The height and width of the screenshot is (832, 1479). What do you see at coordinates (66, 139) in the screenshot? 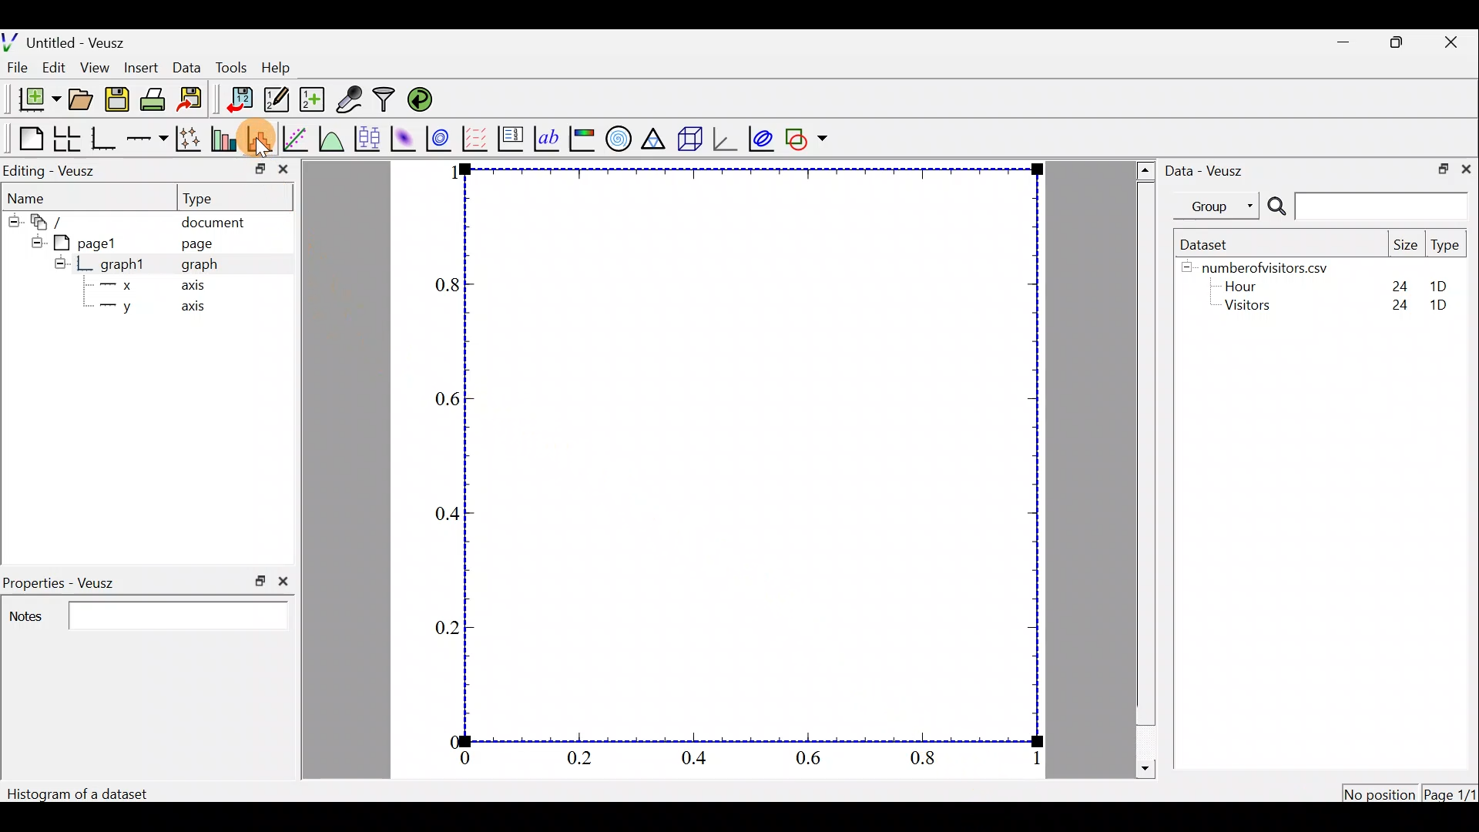
I see `arrange graphs in a grid` at bounding box center [66, 139].